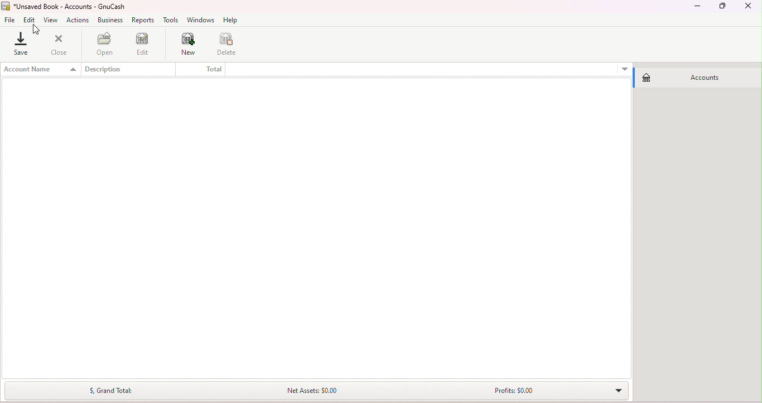  Describe the element at coordinates (129, 70) in the screenshot. I see `Description` at that location.